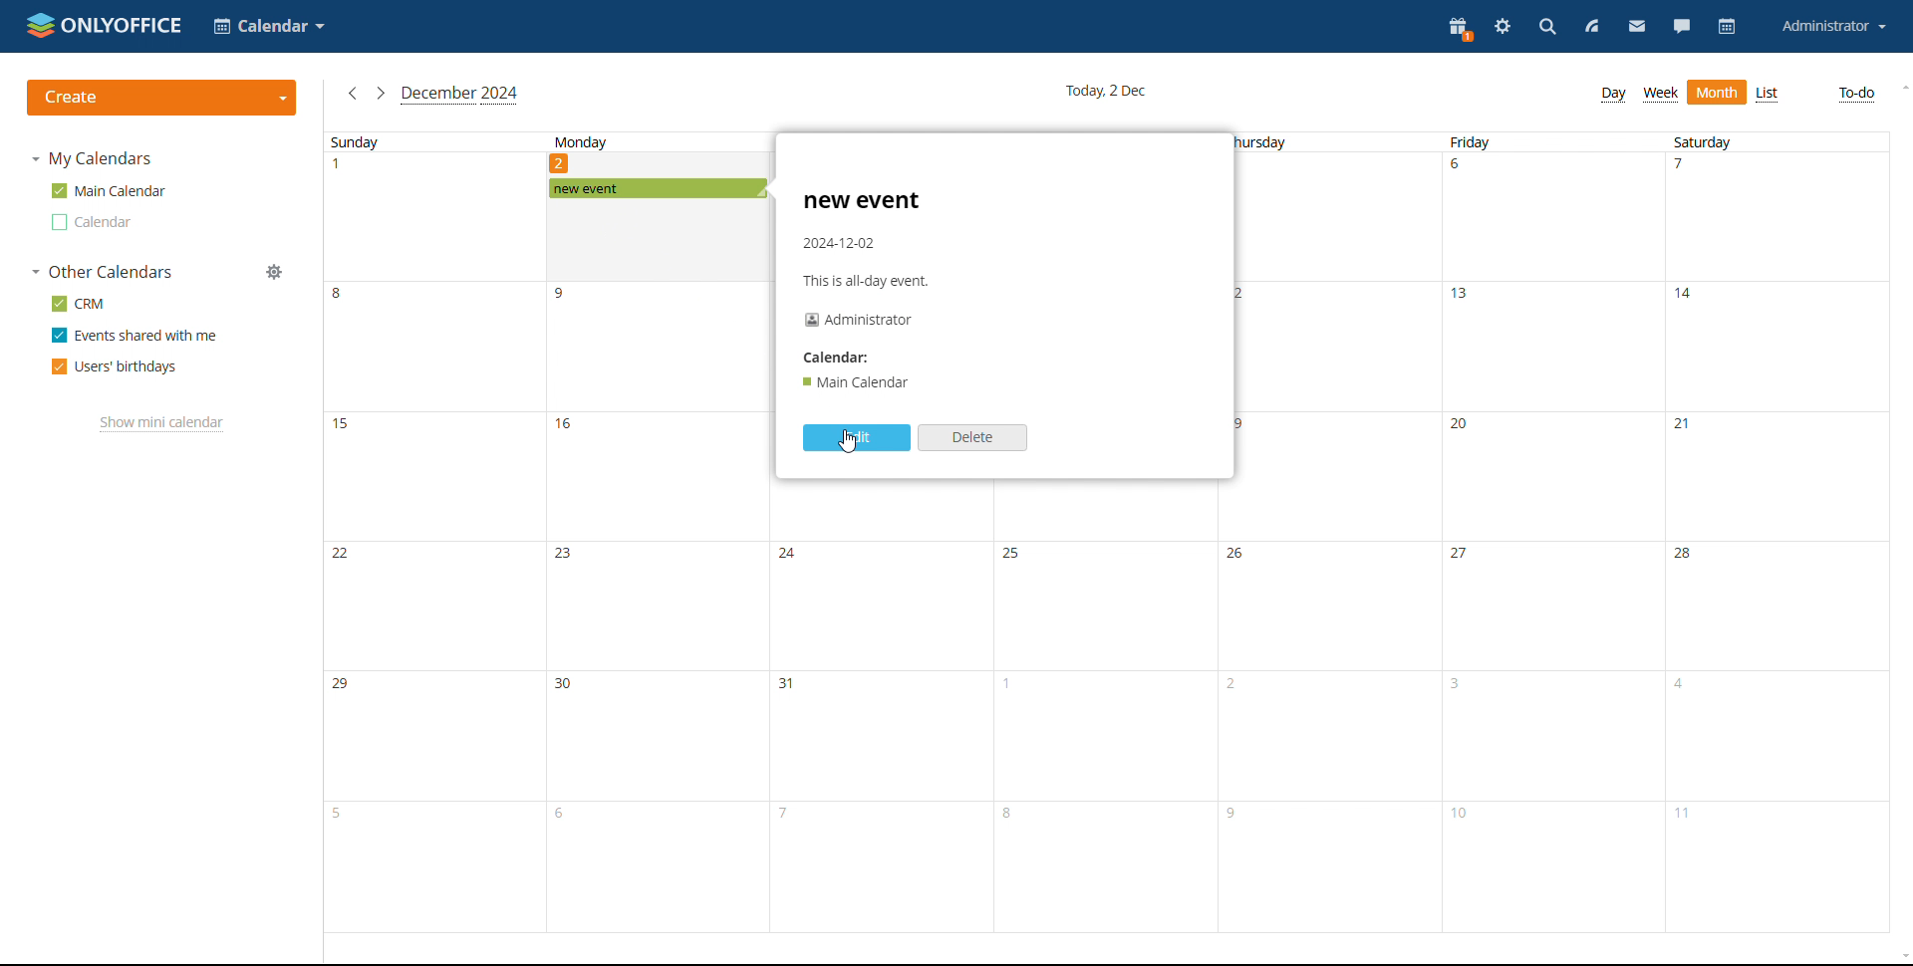 This screenshot has width=1913, height=966. Describe the element at coordinates (644, 154) in the screenshot. I see `monday` at that location.